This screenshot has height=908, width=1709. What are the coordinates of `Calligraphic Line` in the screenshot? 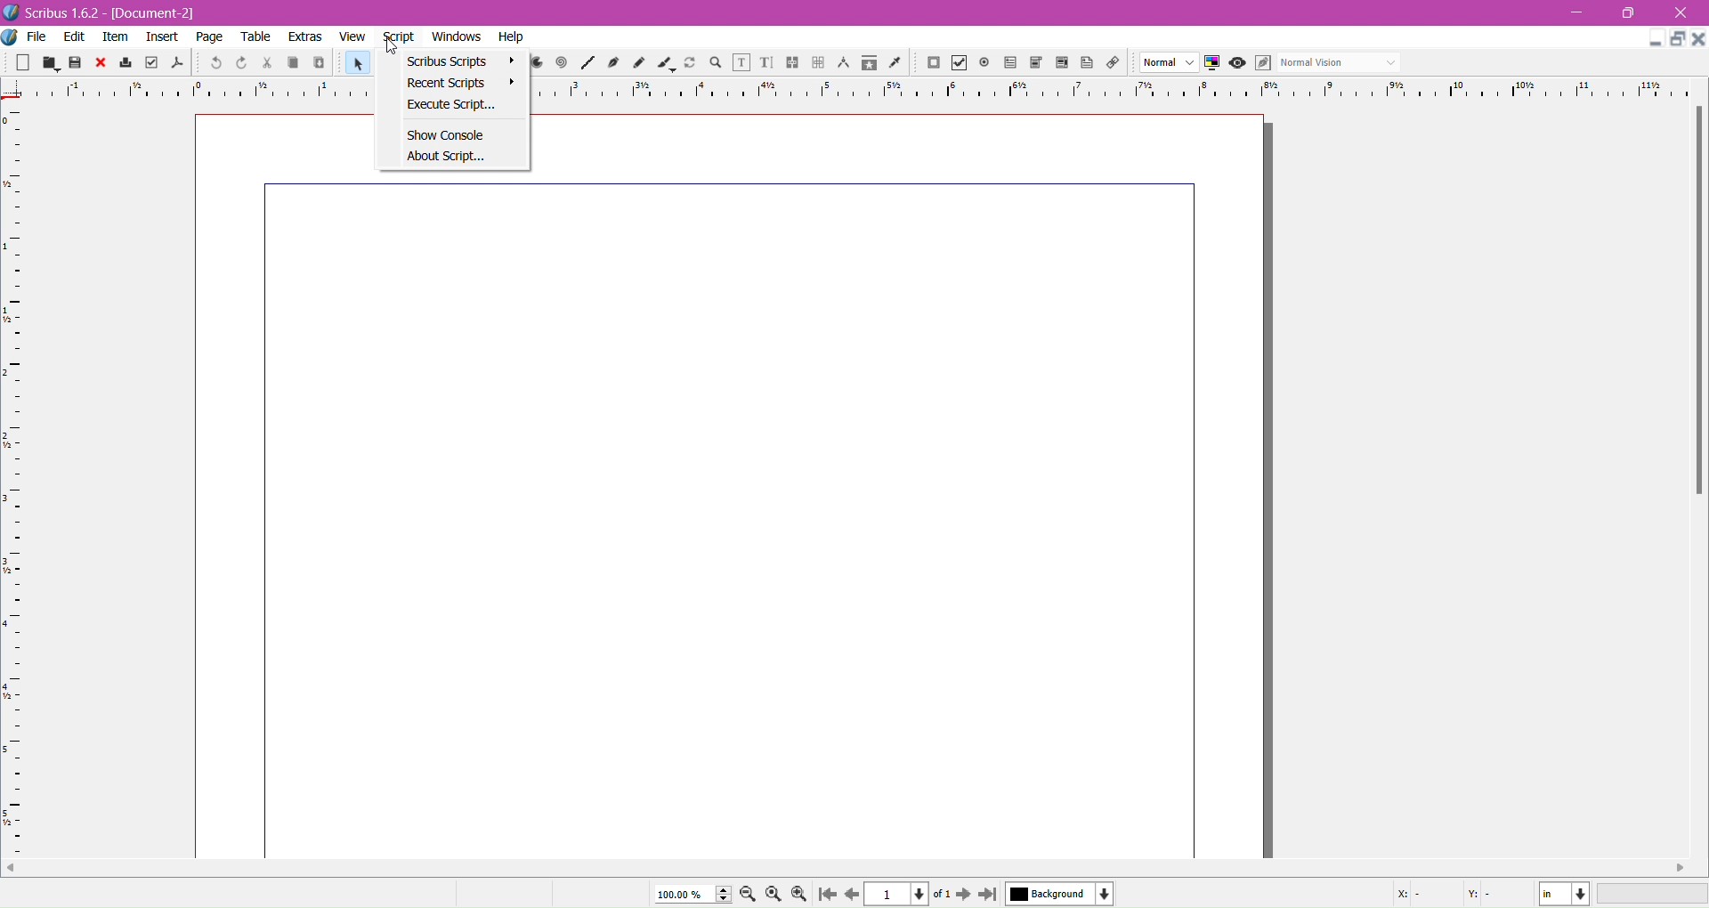 It's located at (668, 62).